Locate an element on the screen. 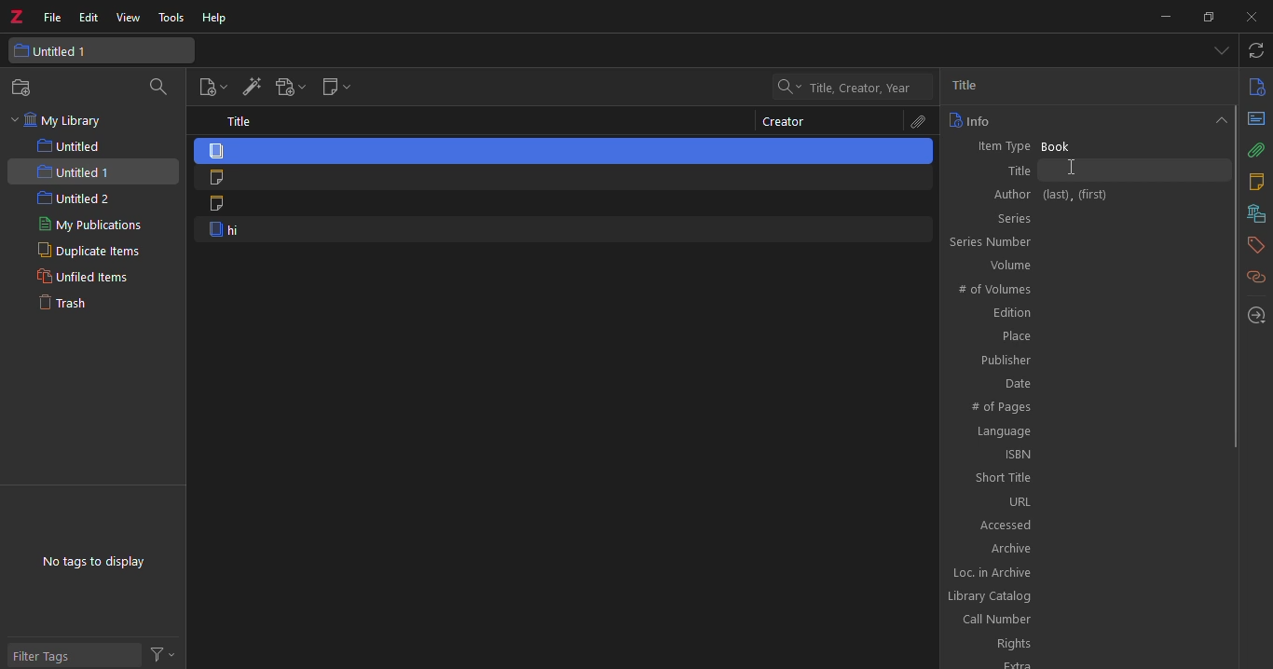 The image size is (1273, 669). accessed is located at coordinates (1083, 524).